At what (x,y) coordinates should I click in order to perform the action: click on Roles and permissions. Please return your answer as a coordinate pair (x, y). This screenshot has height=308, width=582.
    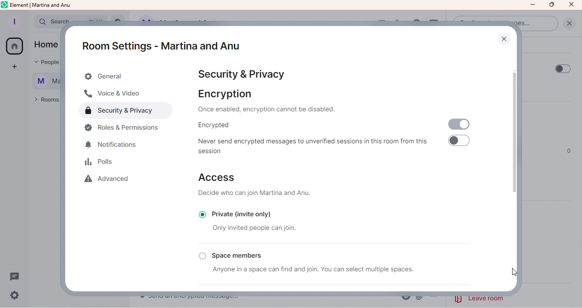
    Looking at the image, I should click on (125, 129).